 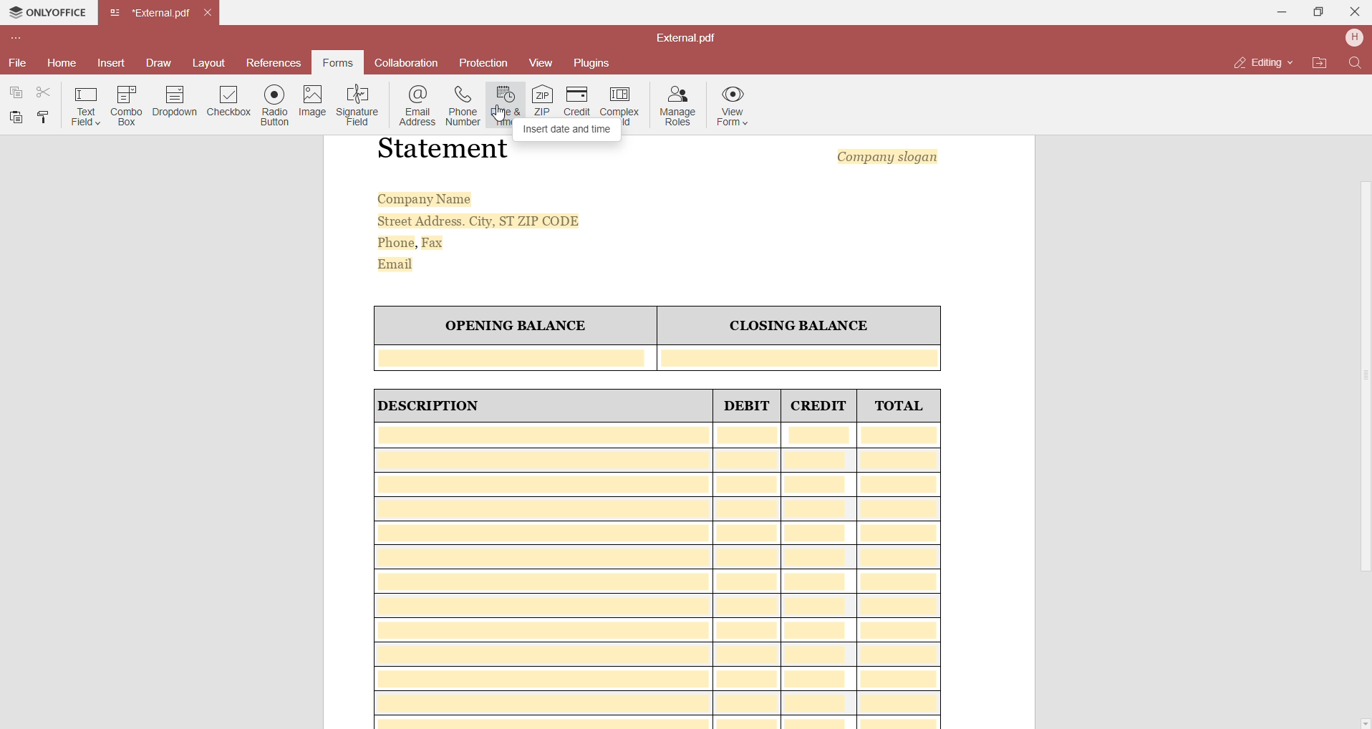 I want to click on File, so click(x=18, y=63).